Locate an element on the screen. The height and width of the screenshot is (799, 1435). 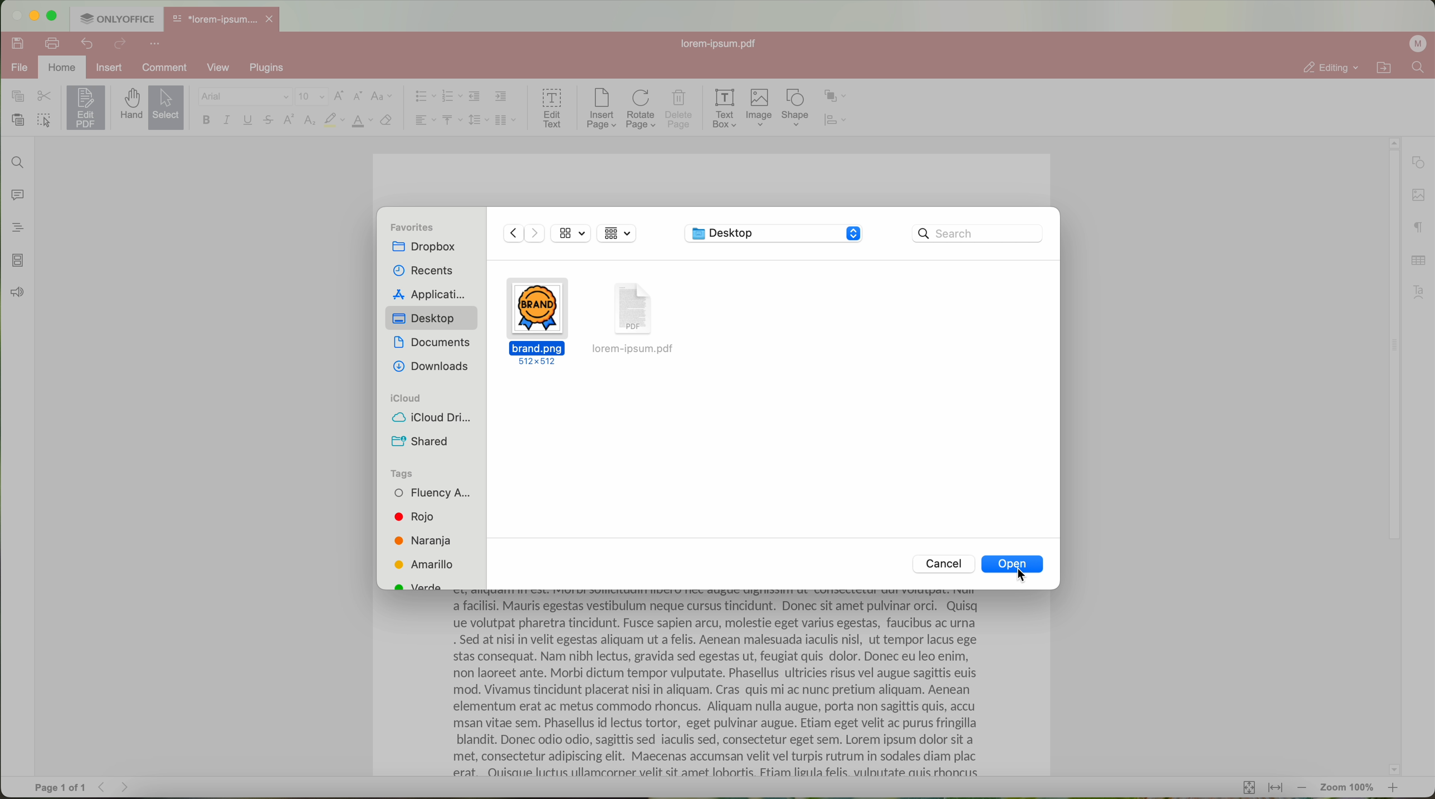
Desktop is located at coordinates (427, 319).